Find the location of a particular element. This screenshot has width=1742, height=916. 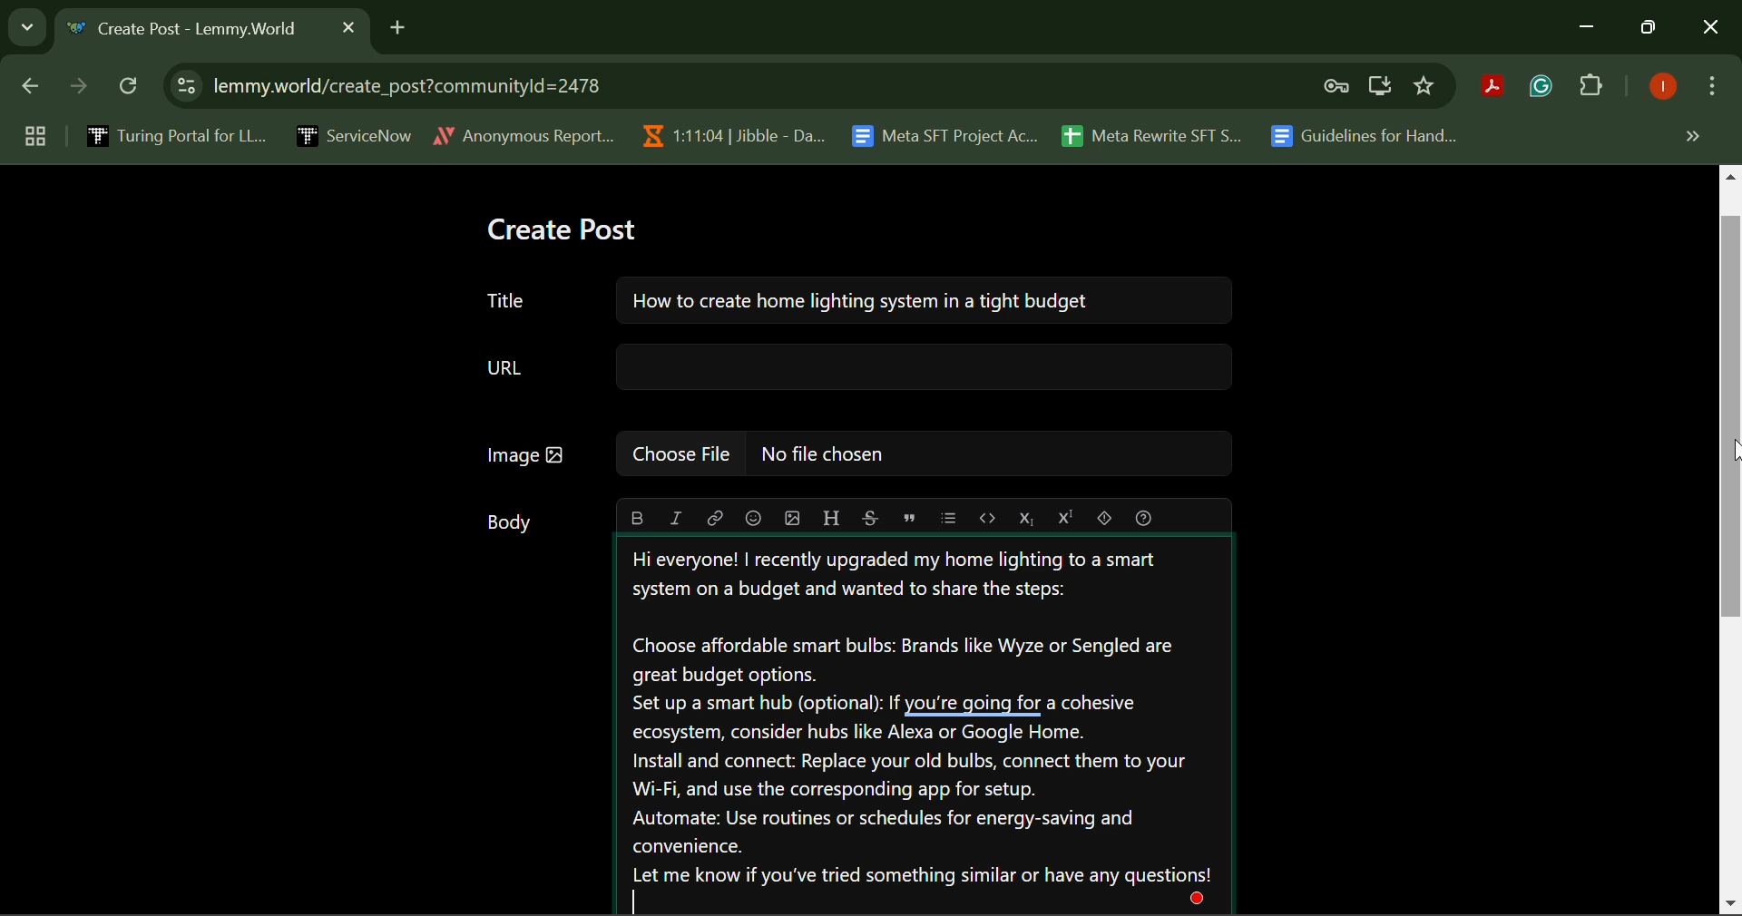

Close Tab is located at coordinates (348, 26).